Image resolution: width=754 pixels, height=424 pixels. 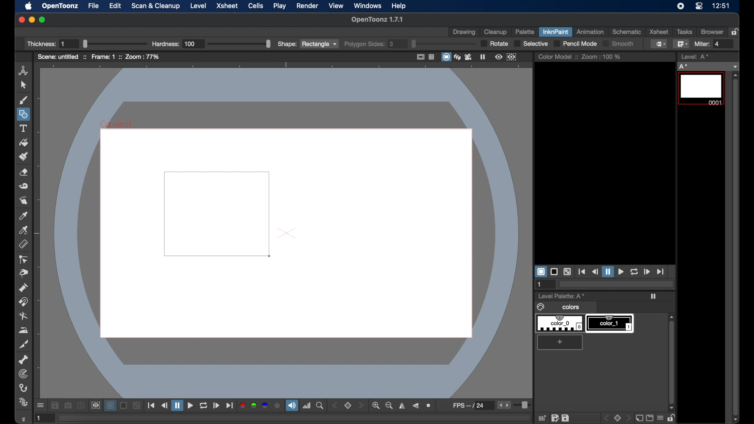 I want to click on xsheet, so click(x=228, y=6).